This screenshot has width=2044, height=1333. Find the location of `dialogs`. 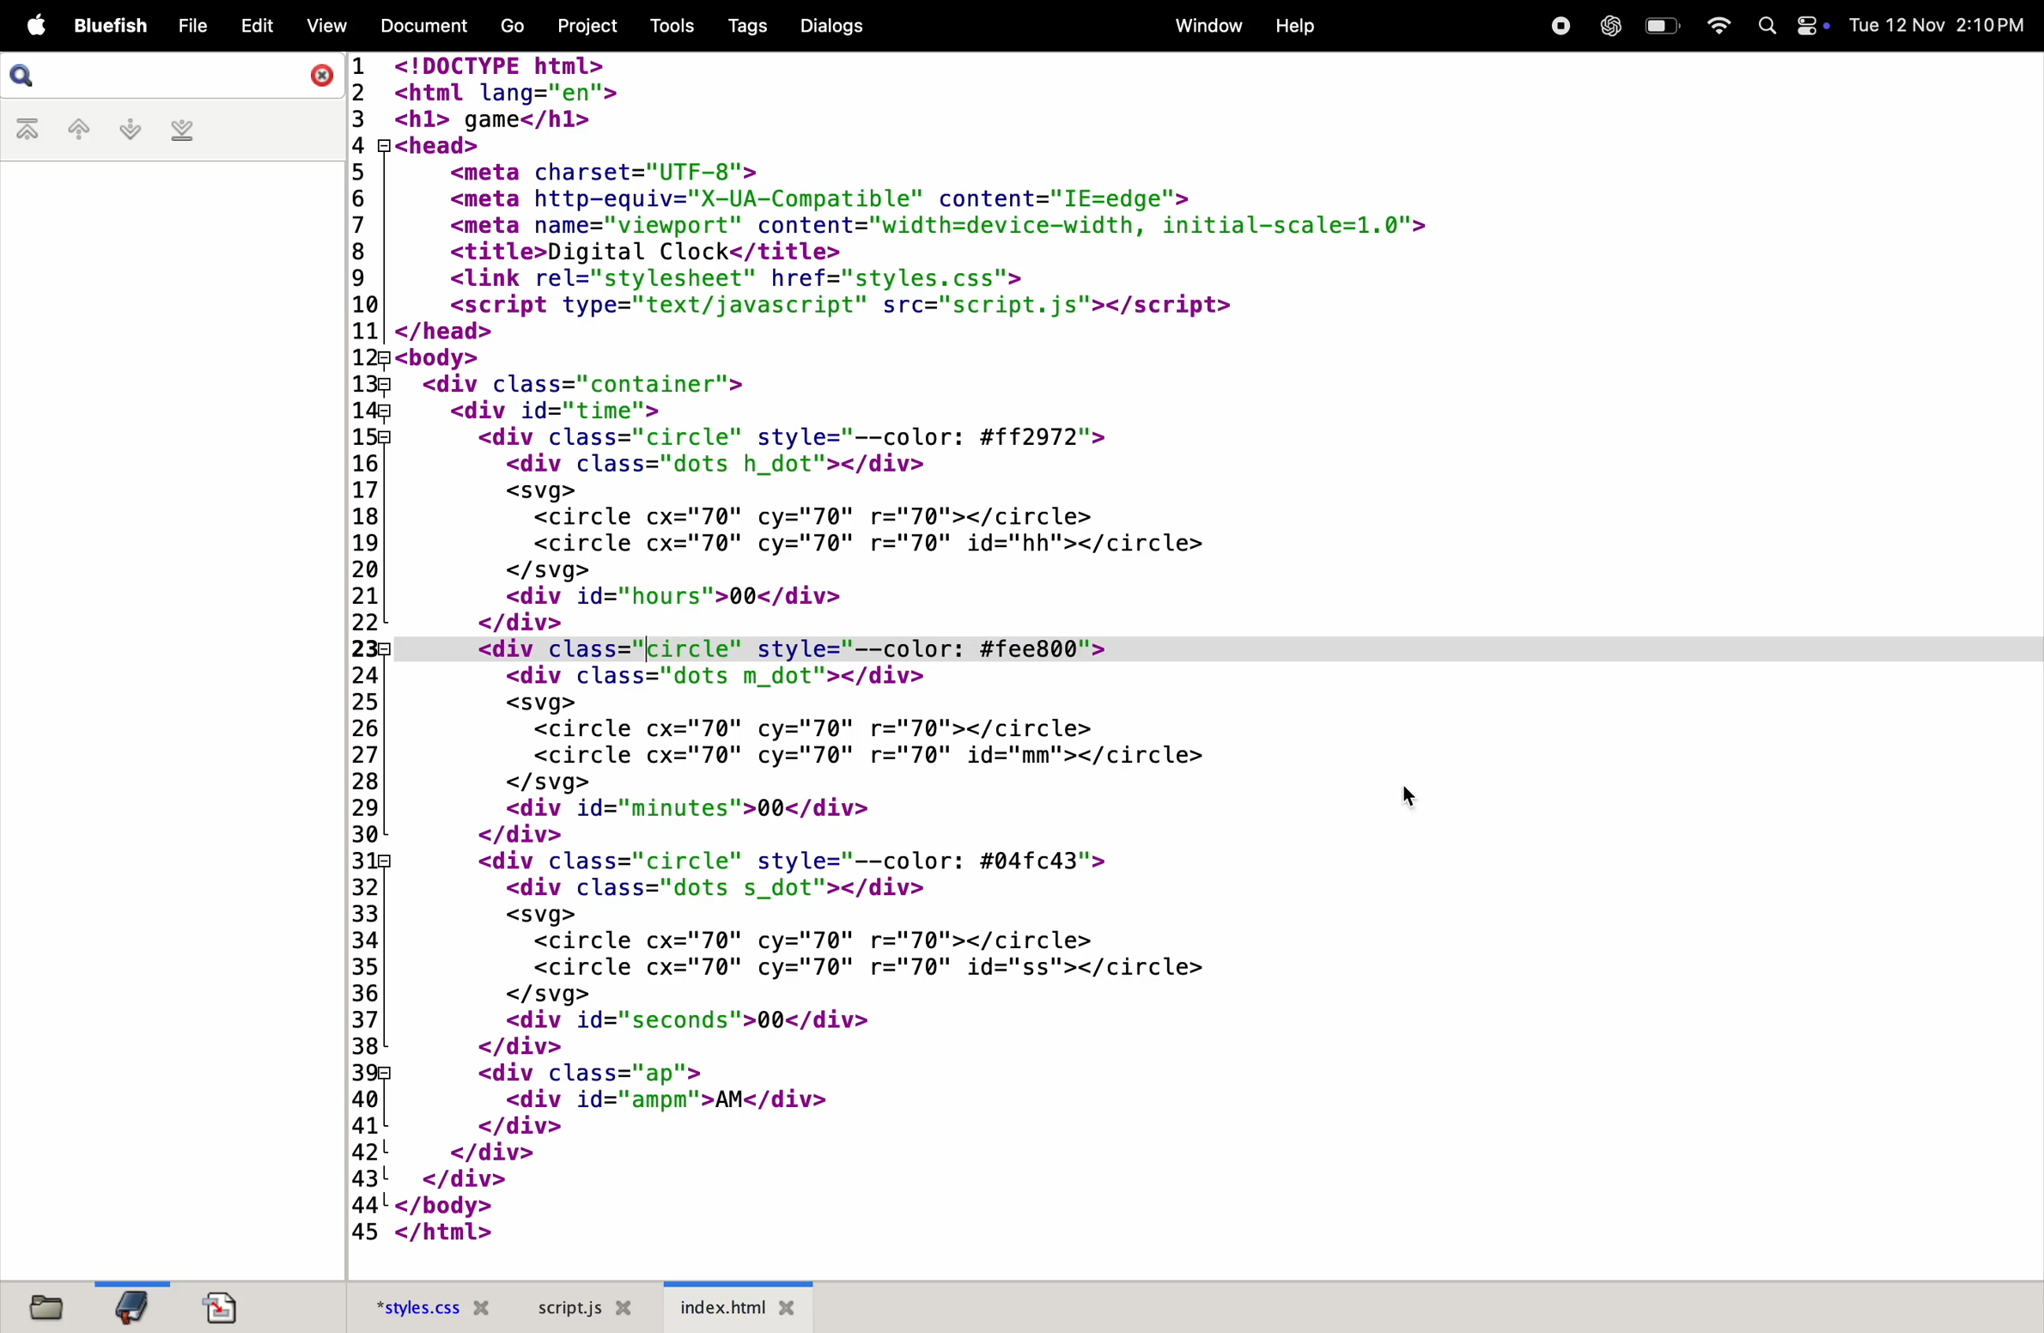

dialogs is located at coordinates (832, 24).